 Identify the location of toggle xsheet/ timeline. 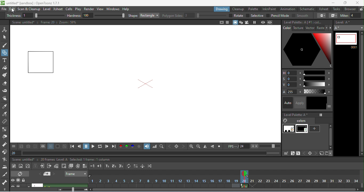
(20, 174).